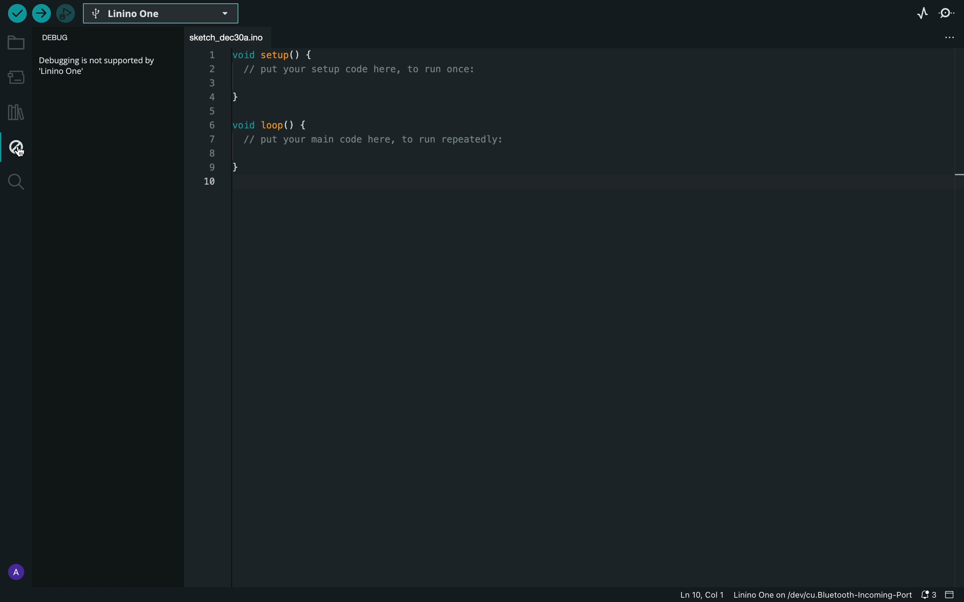 The width and height of the screenshot is (964, 602). Describe the element at coordinates (163, 13) in the screenshot. I see `board select` at that location.